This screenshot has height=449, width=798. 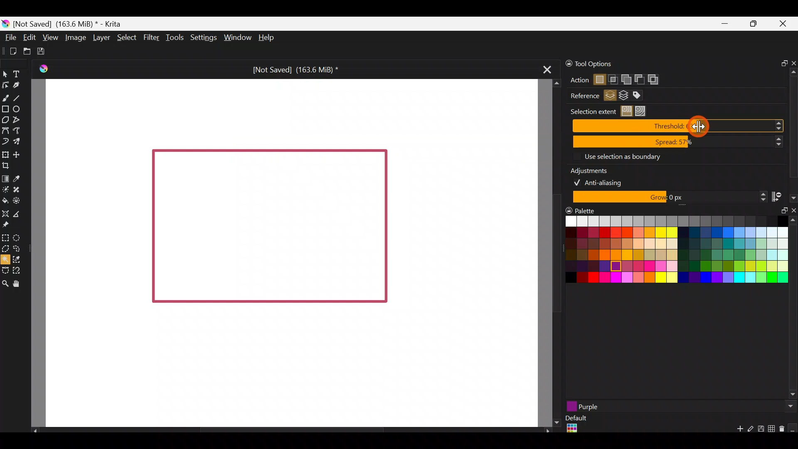 What do you see at coordinates (72, 24) in the screenshot?
I see `[Not Saved] (163.6 MiB) * - Krita` at bounding box center [72, 24].